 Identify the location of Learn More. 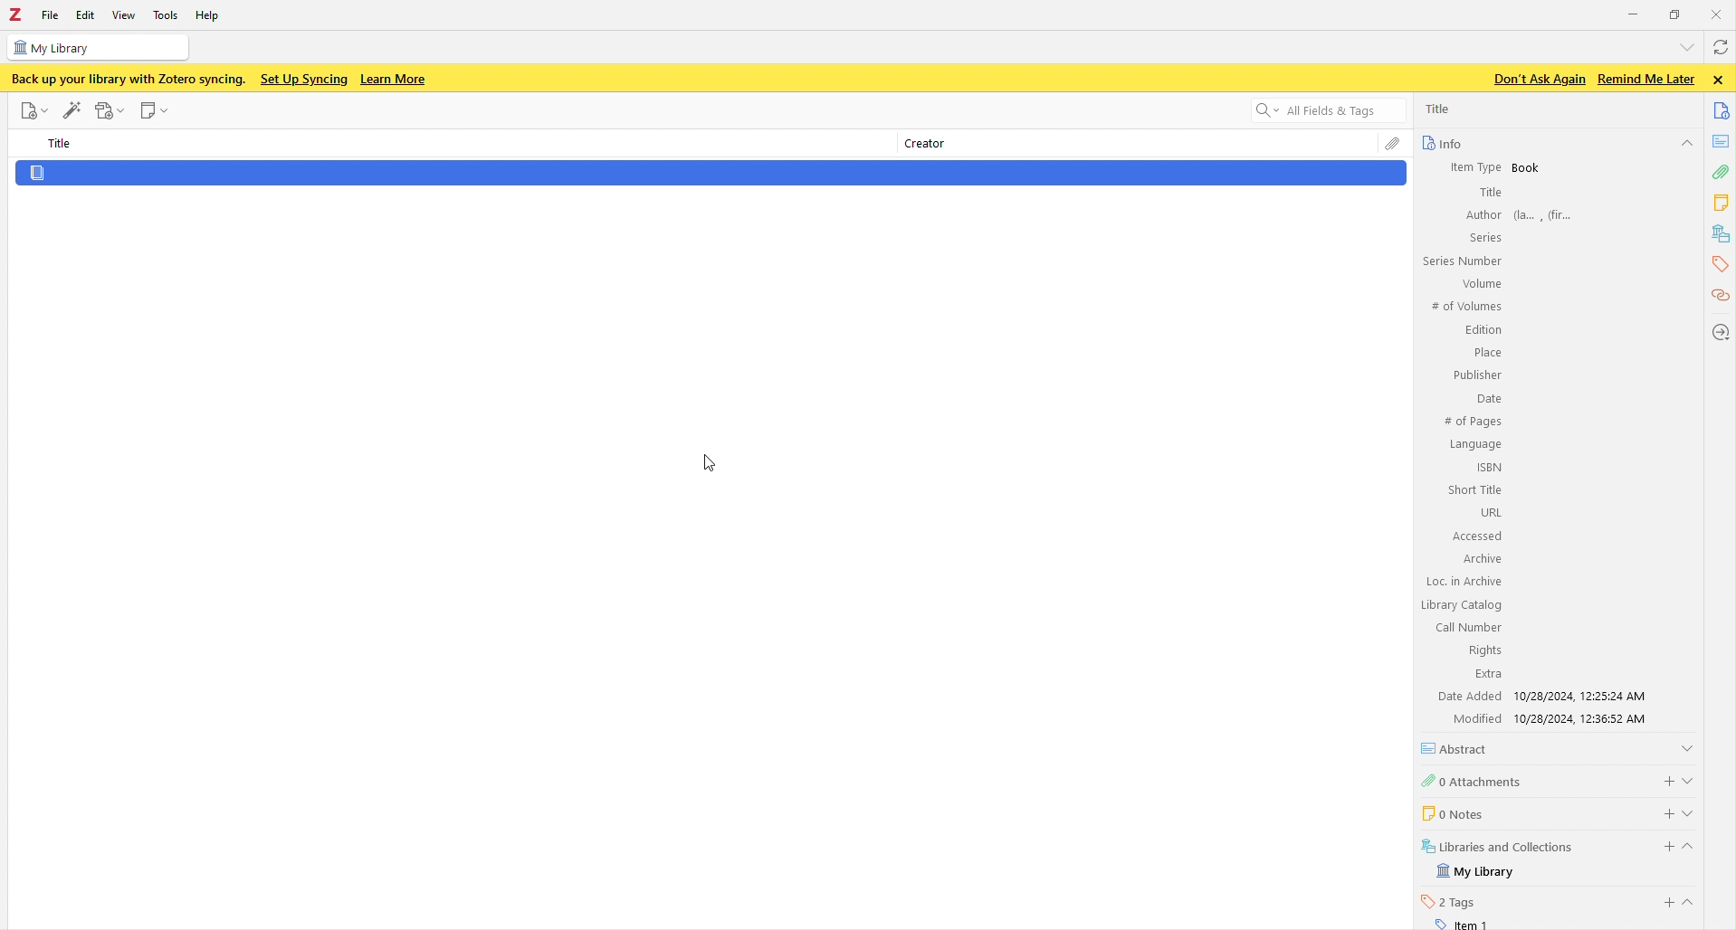
(396, 80).